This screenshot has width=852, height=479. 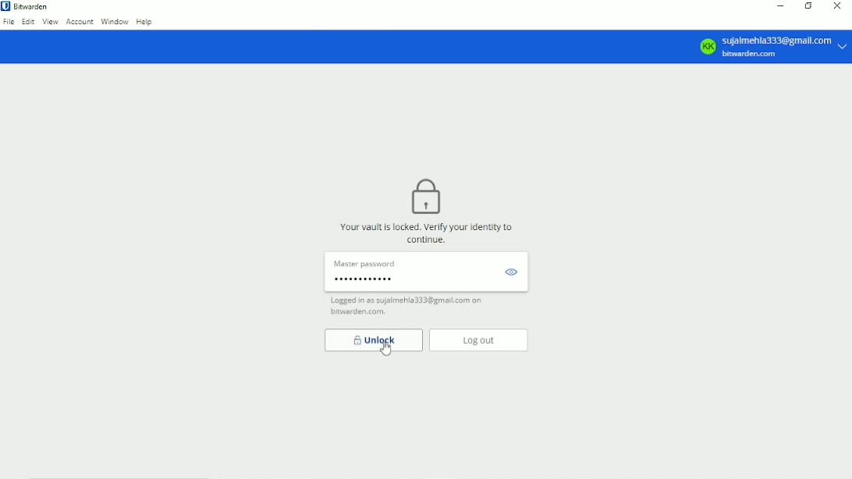 What do you see at coordinates (428, 232) in the screenshot?
I see `Your vault is locked. verify your identity to continue.` at bounding box center [428, 232].